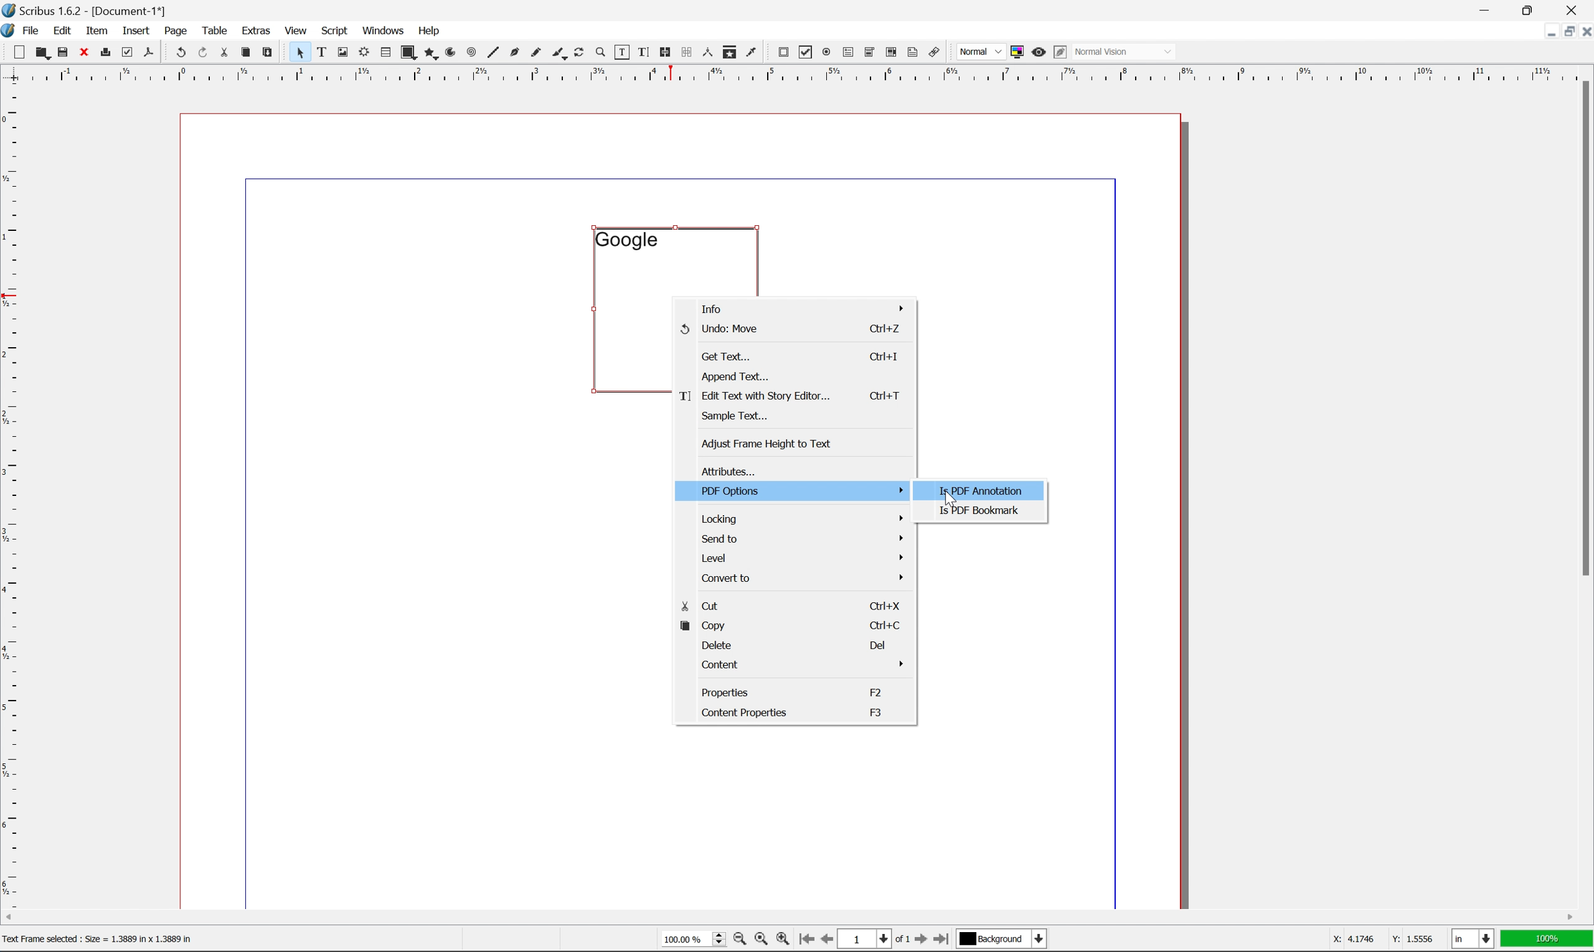 The height and width of the screenshot is (952, 1594). I want to click on ctrl+x, so click(884, 604).